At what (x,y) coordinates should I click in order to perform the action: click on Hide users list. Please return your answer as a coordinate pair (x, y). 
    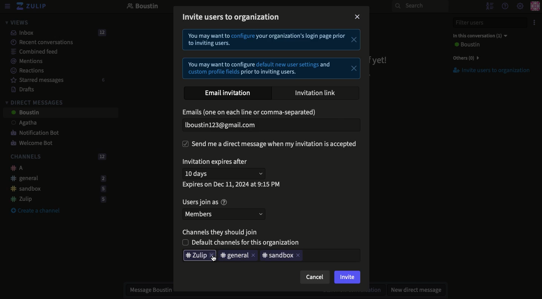
    Looking at the image, I should click on (489, 6).